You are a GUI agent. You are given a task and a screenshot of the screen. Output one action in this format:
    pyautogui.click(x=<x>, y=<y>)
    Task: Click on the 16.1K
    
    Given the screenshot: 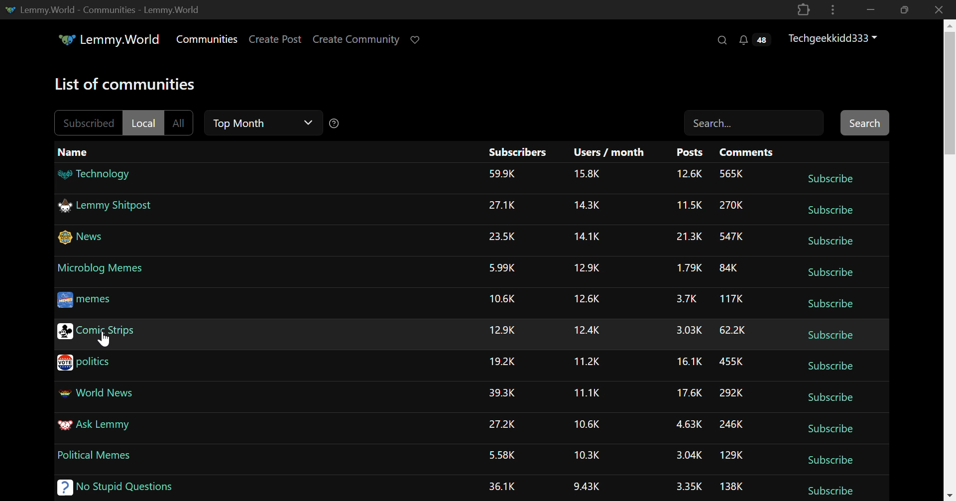 What is the action you would take?
    pyautogui.click(x=688, y=363)
    